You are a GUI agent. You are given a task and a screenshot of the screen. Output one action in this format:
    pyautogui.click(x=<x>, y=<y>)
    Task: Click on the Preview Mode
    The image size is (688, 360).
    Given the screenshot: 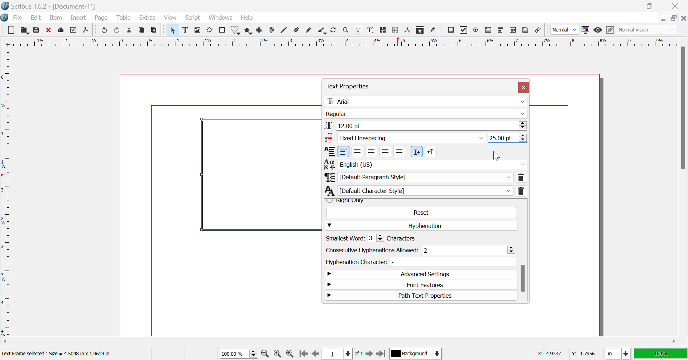 What is the action you would take?
    pyautogui.click(x=598, y=31)
    